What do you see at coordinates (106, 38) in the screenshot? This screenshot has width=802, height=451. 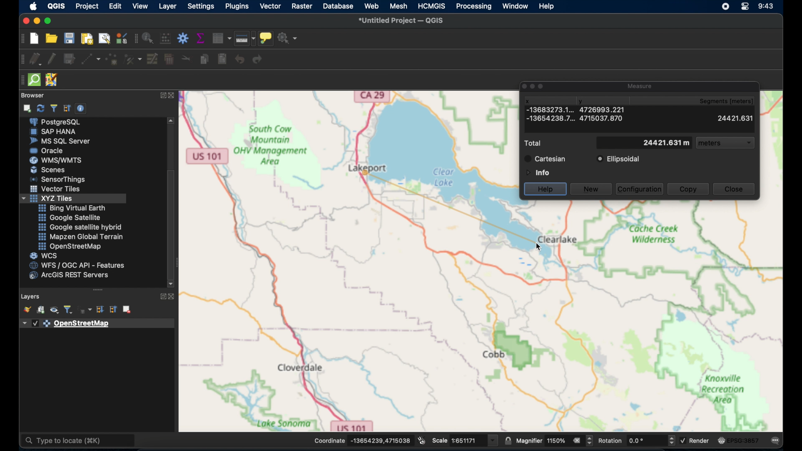 I see `show layout manager` at bounding box center [106, 38].